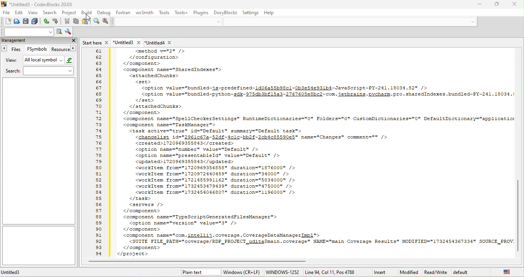 The height and width of the screenshot is (277, 524). Describe the element at coordinates (104, 13) in the screenshot. I see `debug` at that location.